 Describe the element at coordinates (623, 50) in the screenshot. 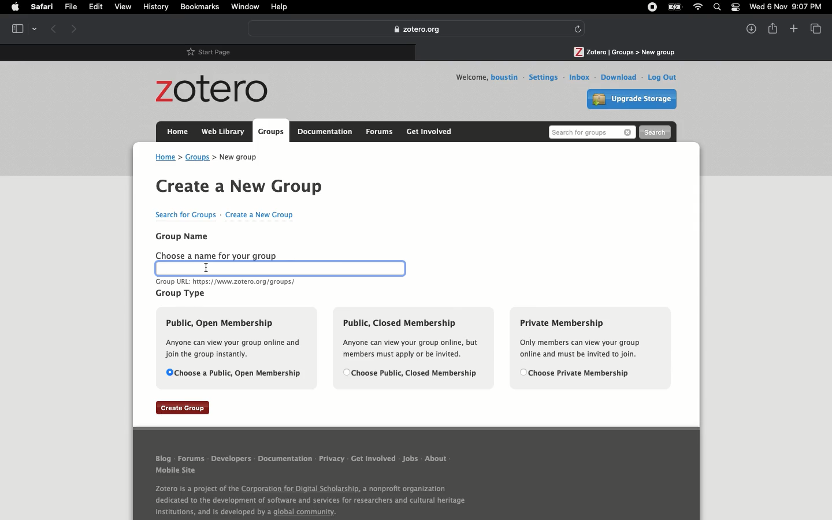

I see `Tab 2` at that location.